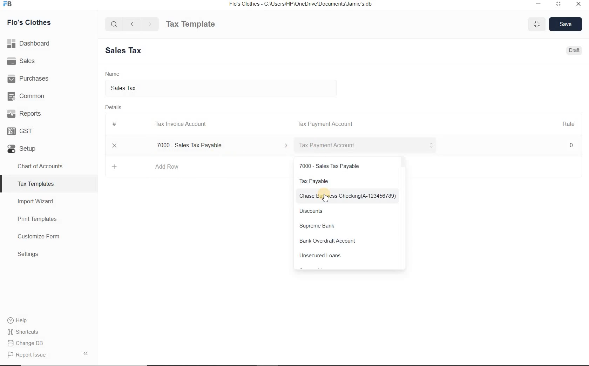 This screenshot has height=366, width=589. Describe the element at coordinates (49, 77) in the screenshot. I see `Purchases` at that location.